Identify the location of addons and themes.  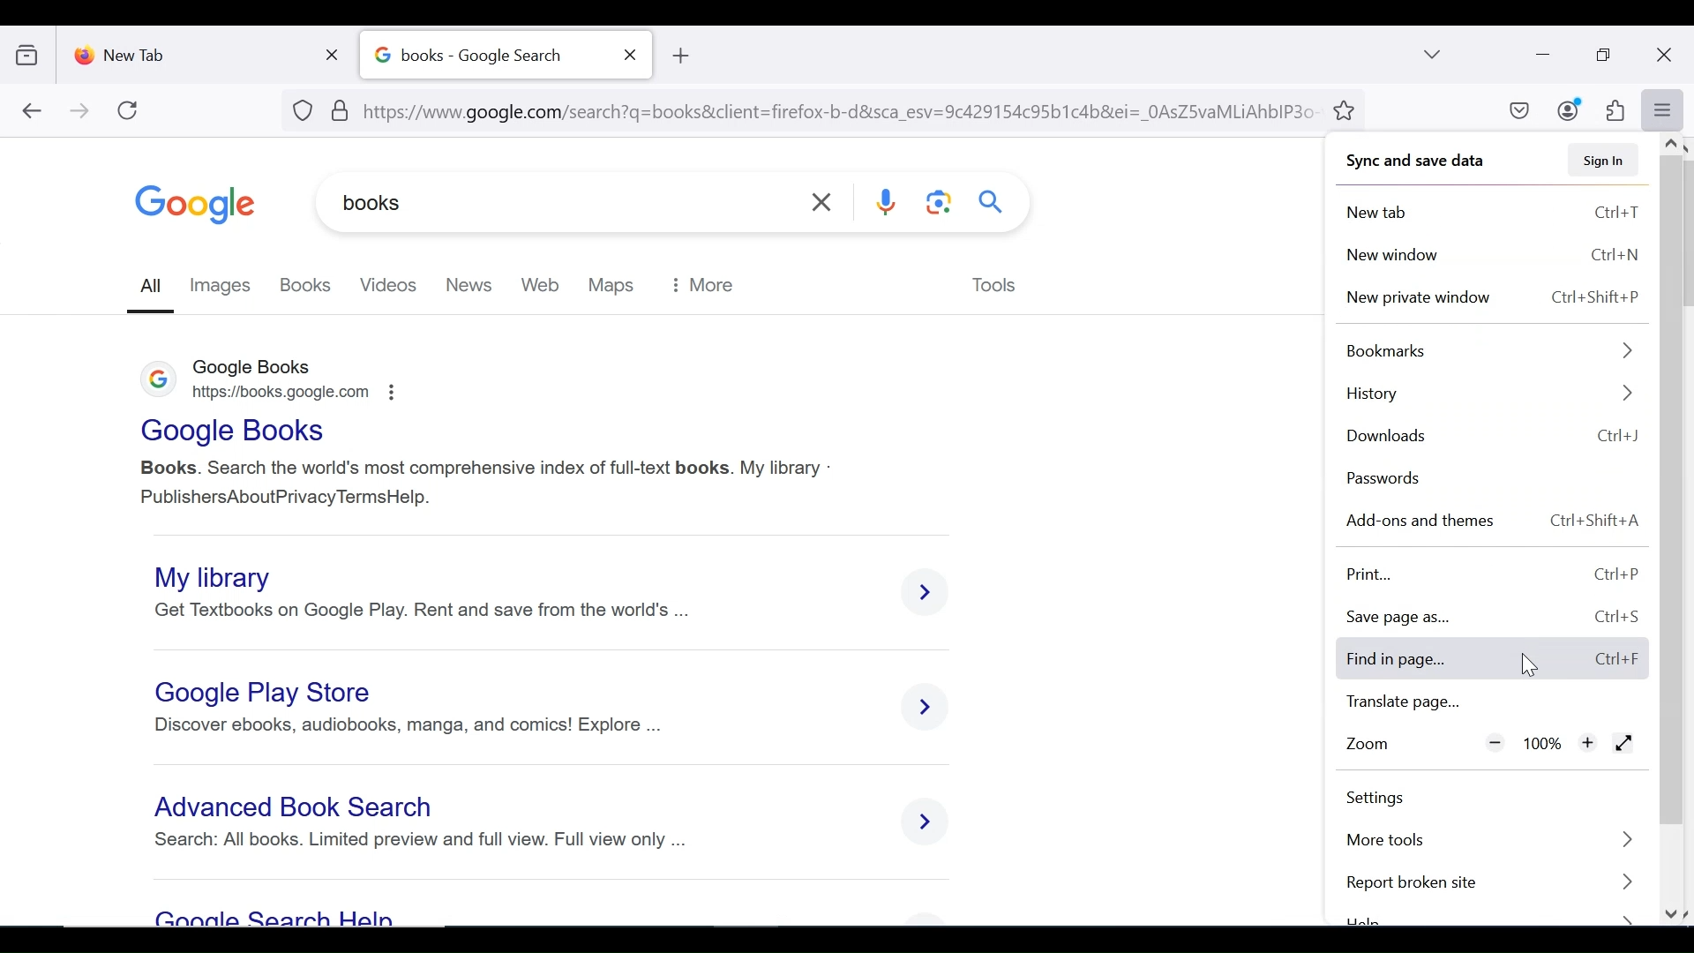
(1494, 520).